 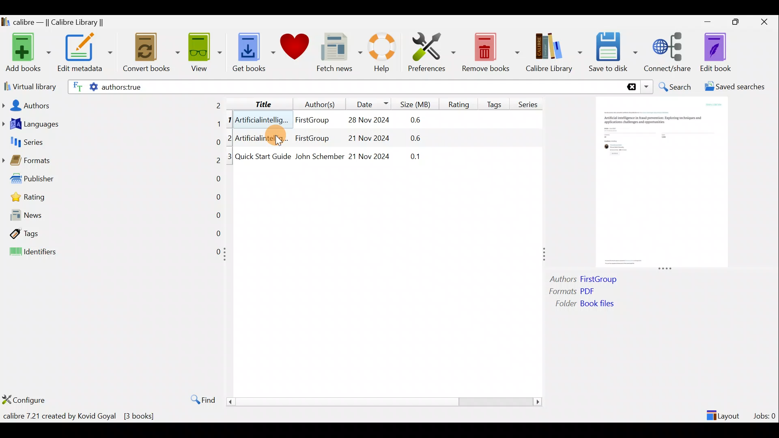 What do you see at coordinates (257, 103) in the screenshot?
I see `Title` at bounding box center [257, 103].